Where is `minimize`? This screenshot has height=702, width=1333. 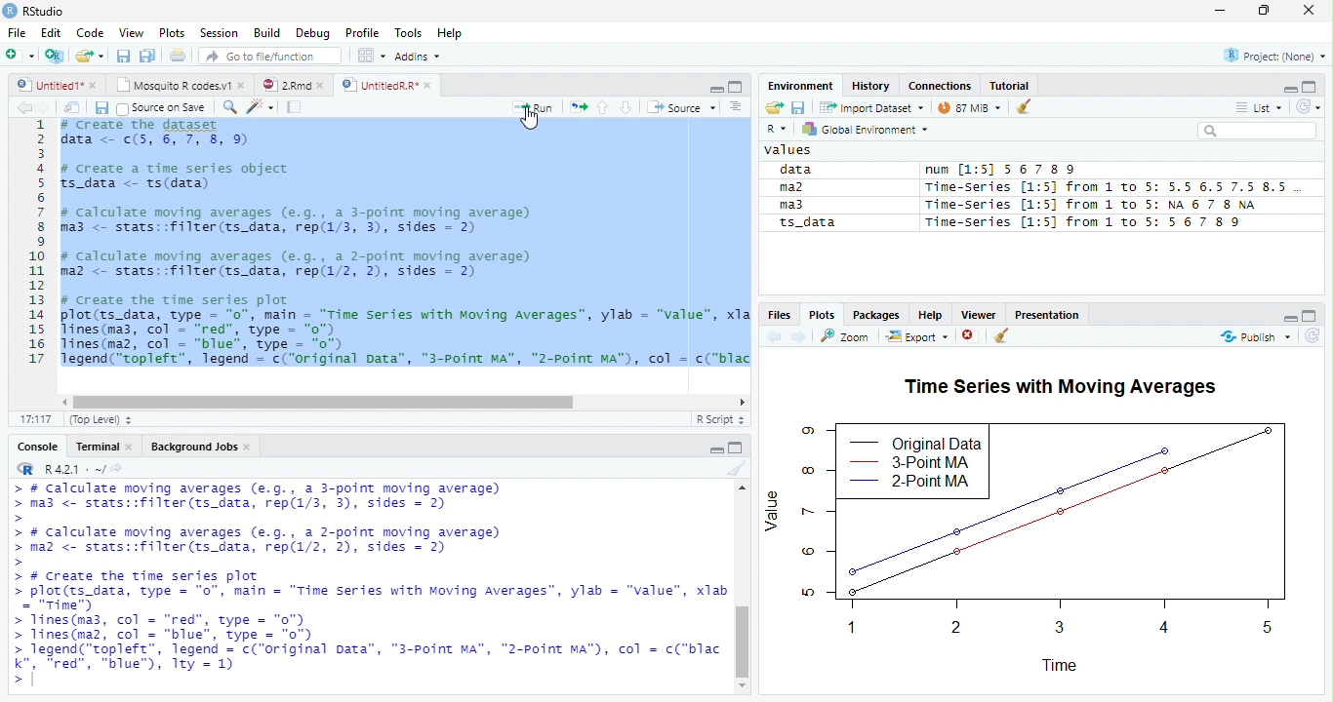 minimize is located at coordinates (1291, 321).